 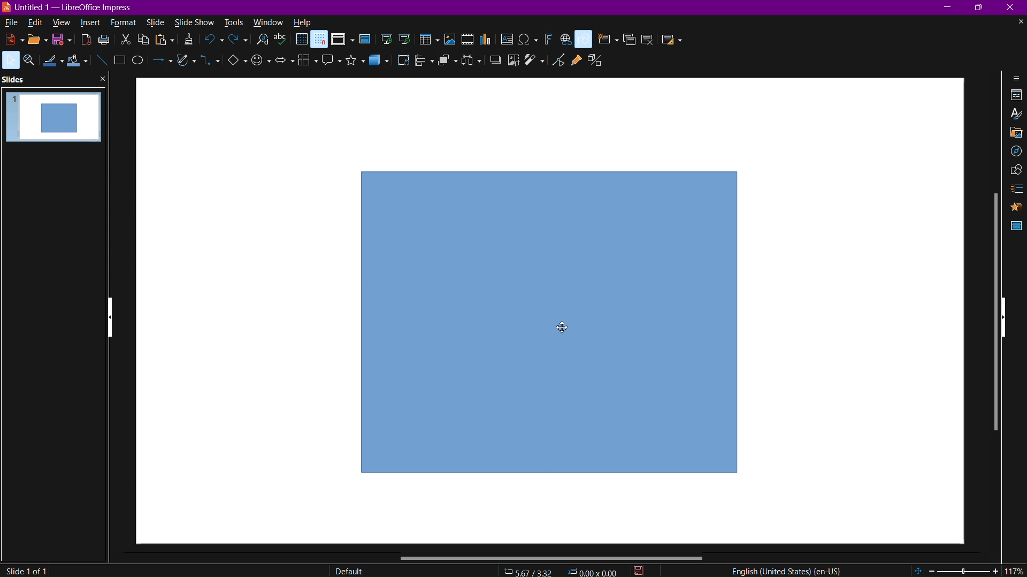 I want to click on Line Color, so click(x=52, y=63).